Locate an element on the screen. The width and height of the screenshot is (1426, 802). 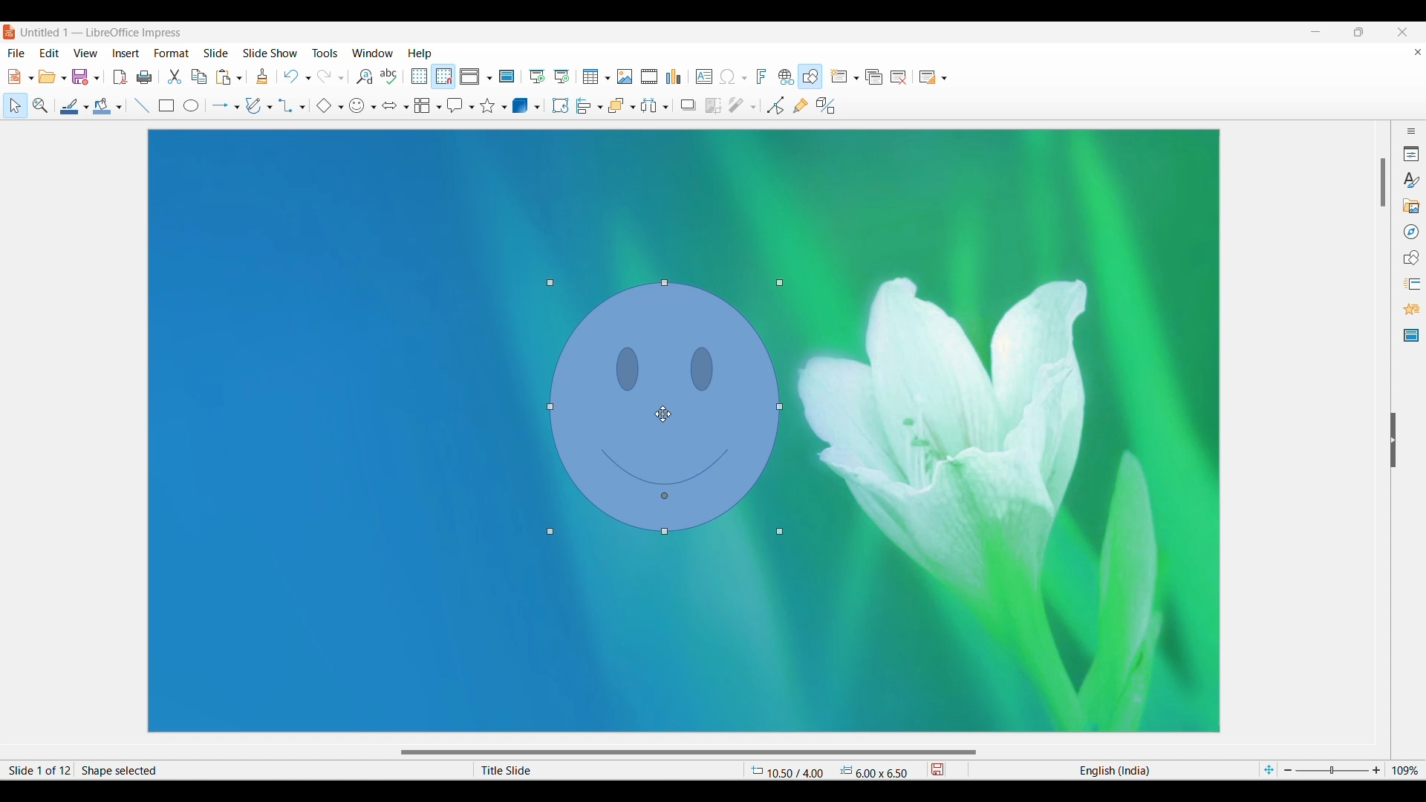
Crop image is located at coordinates (713, 105).